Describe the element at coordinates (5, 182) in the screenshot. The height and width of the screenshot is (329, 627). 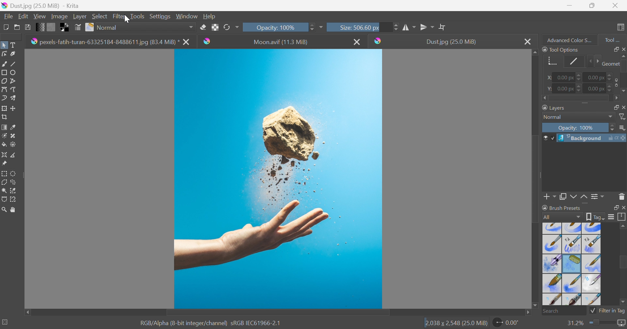
I see `Polygon selection tool` at that location.